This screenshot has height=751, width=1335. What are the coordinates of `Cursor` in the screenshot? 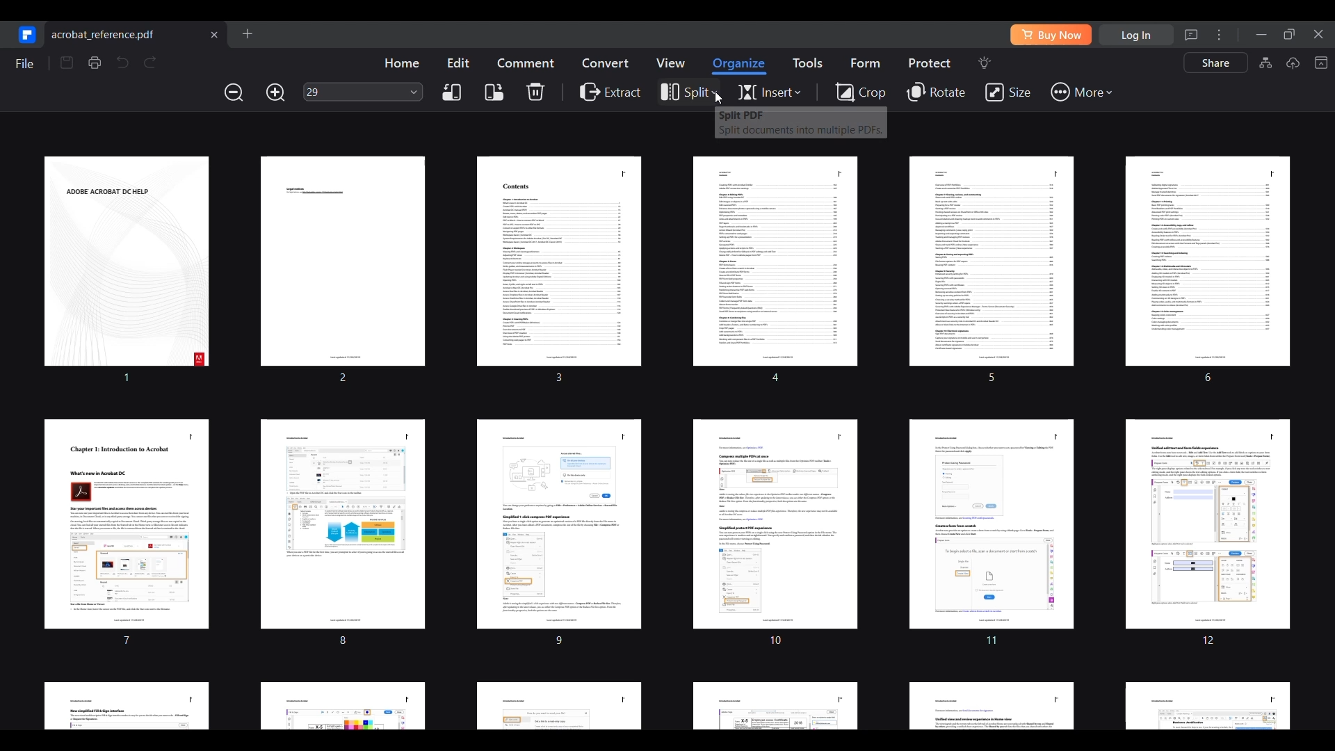 It's located at (718, 99).